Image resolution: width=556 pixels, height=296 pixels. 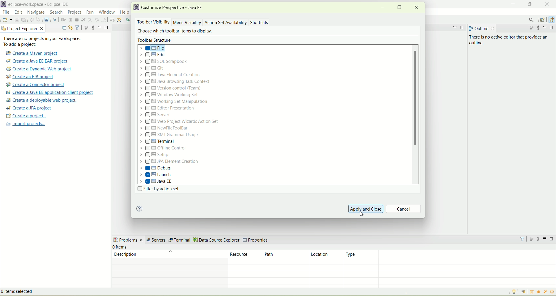 I want to click on edit, so click(x=154, y=56).